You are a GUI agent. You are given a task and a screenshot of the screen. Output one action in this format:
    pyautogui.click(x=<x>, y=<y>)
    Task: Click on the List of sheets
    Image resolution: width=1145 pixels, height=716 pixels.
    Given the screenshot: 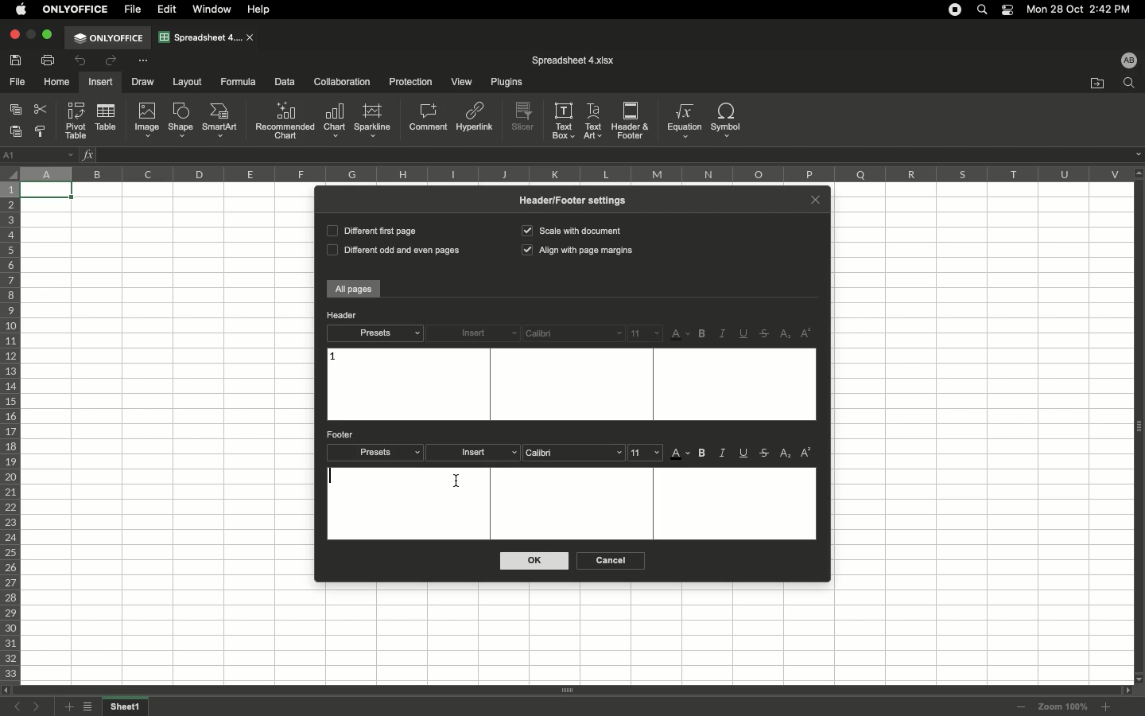 What is the action you would take?
    pyautogui.click(x=91, y=708)
    